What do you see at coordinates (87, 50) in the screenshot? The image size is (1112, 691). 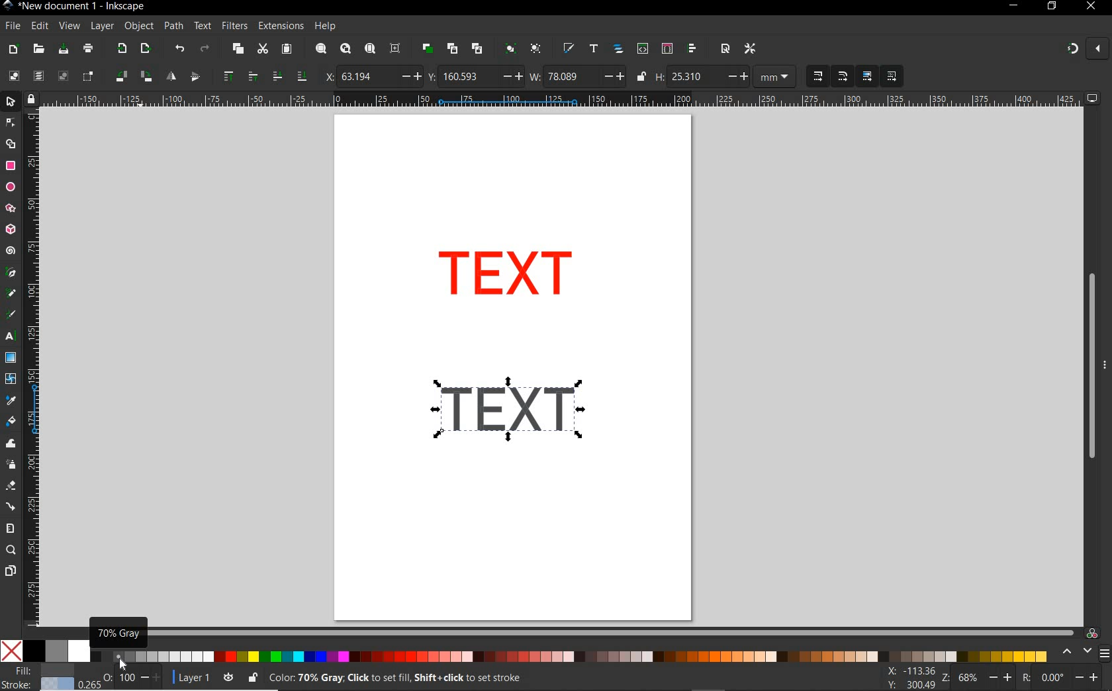 I see `print` at bounding box center [87, 50].